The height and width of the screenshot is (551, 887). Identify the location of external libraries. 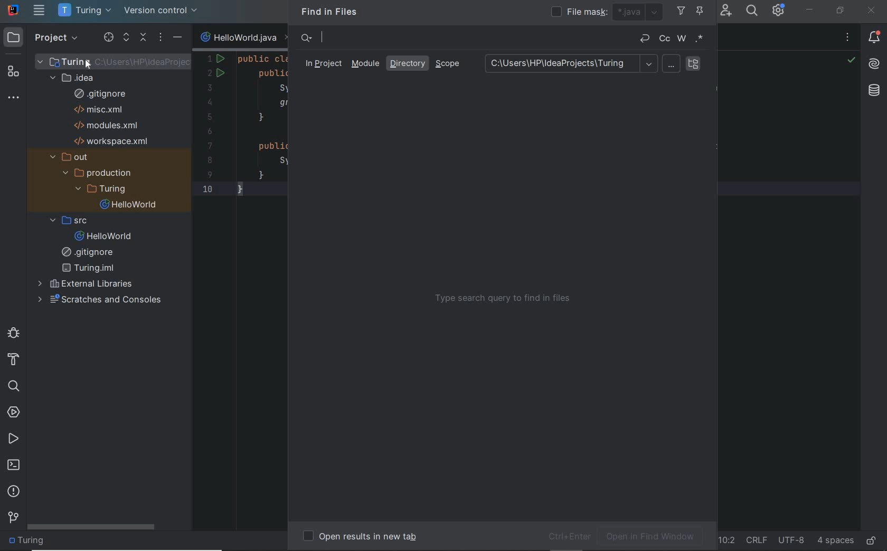
(88, 285).